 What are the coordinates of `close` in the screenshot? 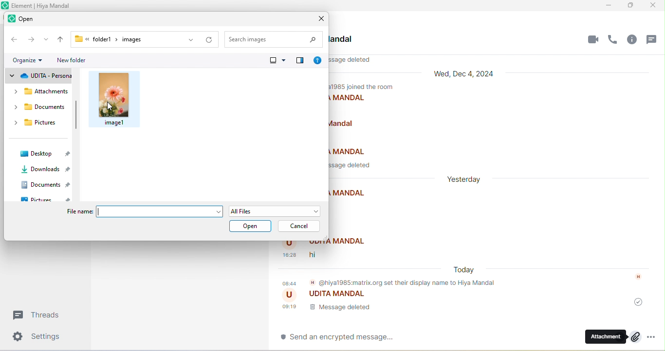 It's located at (656, 5).